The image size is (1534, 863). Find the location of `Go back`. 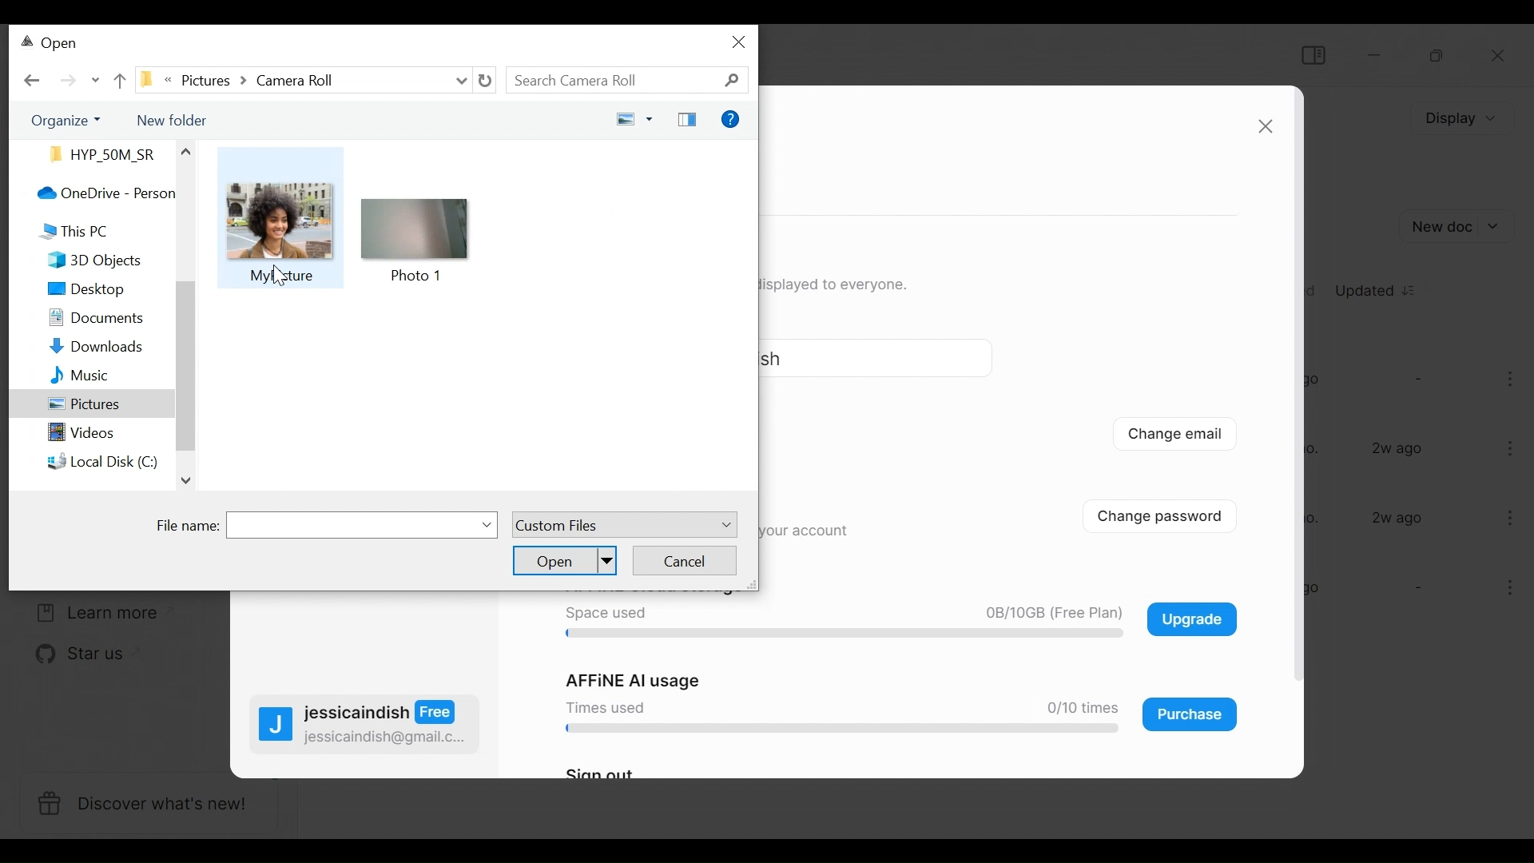

Go back is located at coordinates (33, 81).